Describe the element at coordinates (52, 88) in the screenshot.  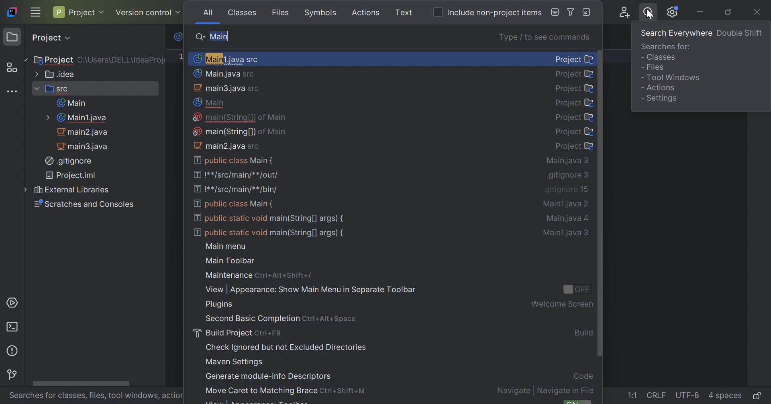
I see `src` at that location.